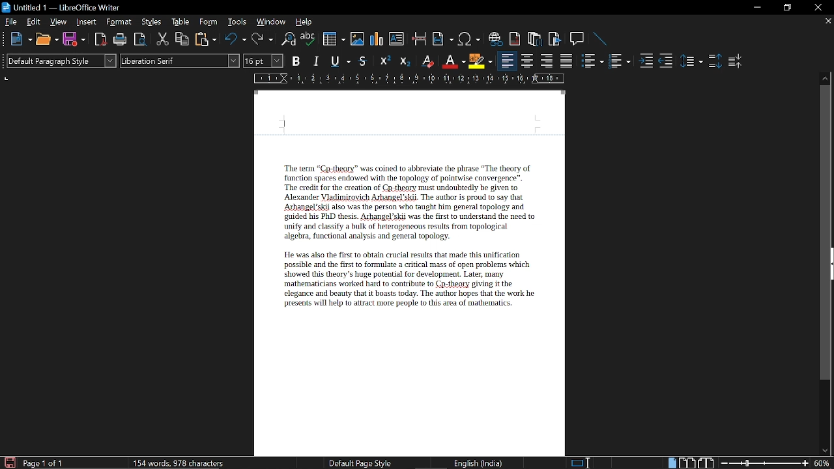  I want to click on Insert field, so click(443, 40).